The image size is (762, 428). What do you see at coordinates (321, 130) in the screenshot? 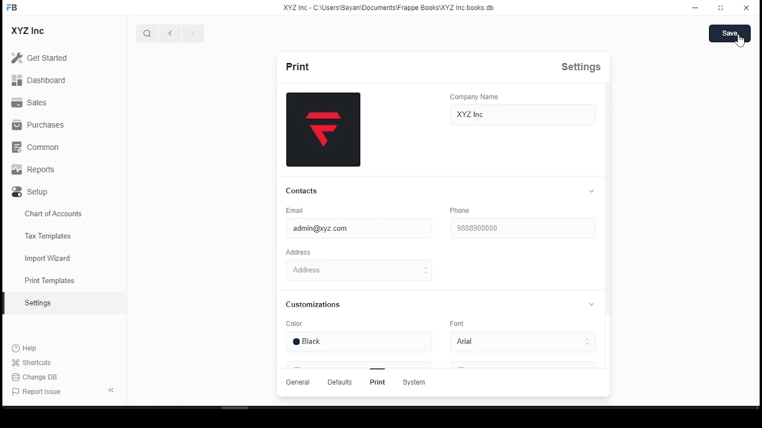
I see `logo thumbnail` at bounding box center [321, 130].